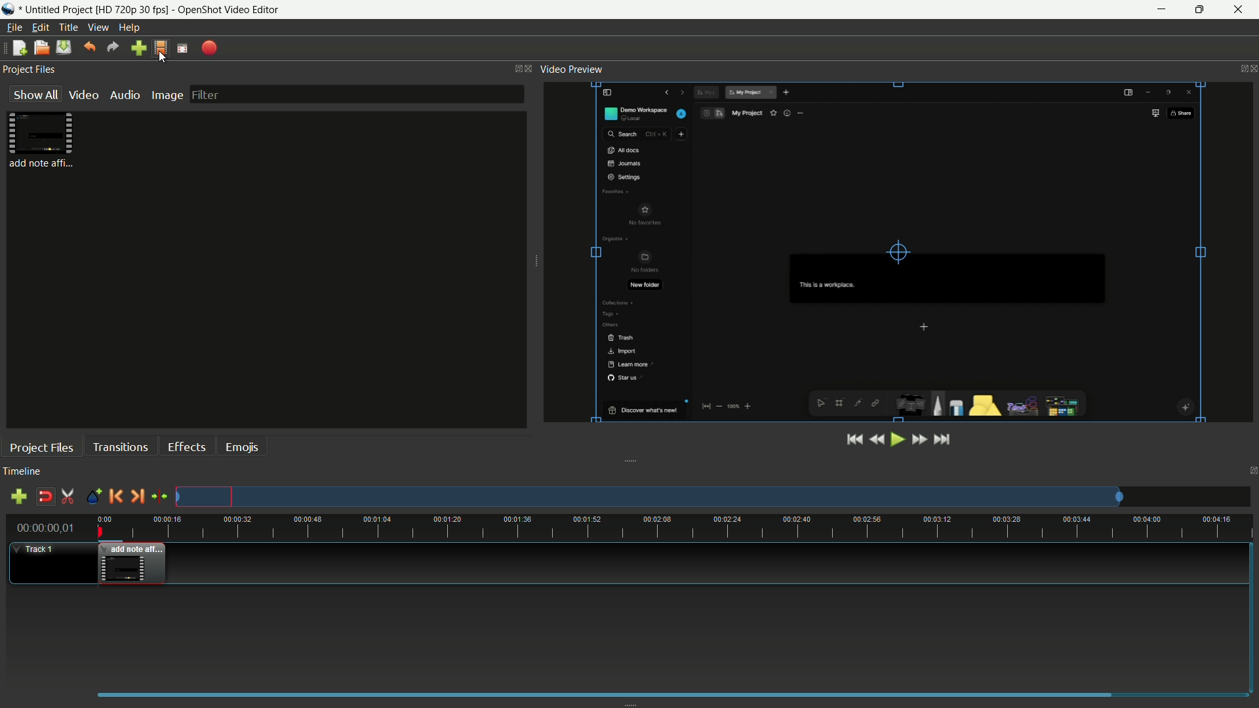 The height and width of the screenshot is (708, 1259). I want to click on image, so click(166, 96).